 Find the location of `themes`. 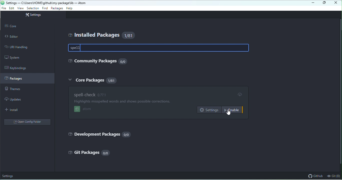

themes is located at coordinates (18, 89).